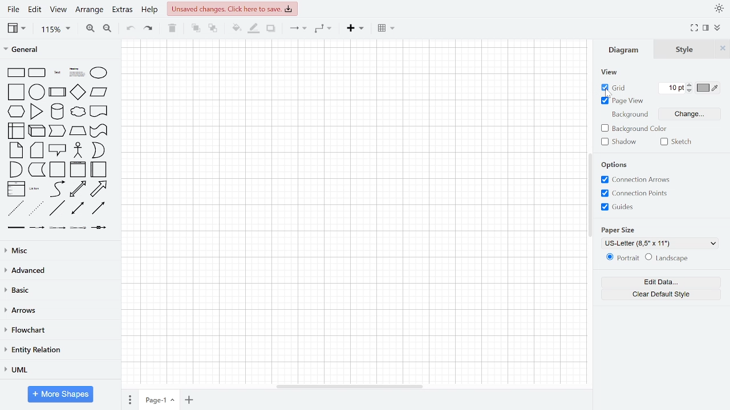 The image size is (730, 410). What do you see at coordinates (17, 227) in the screenshot?
I see `link` at bounding box center [17, 227].